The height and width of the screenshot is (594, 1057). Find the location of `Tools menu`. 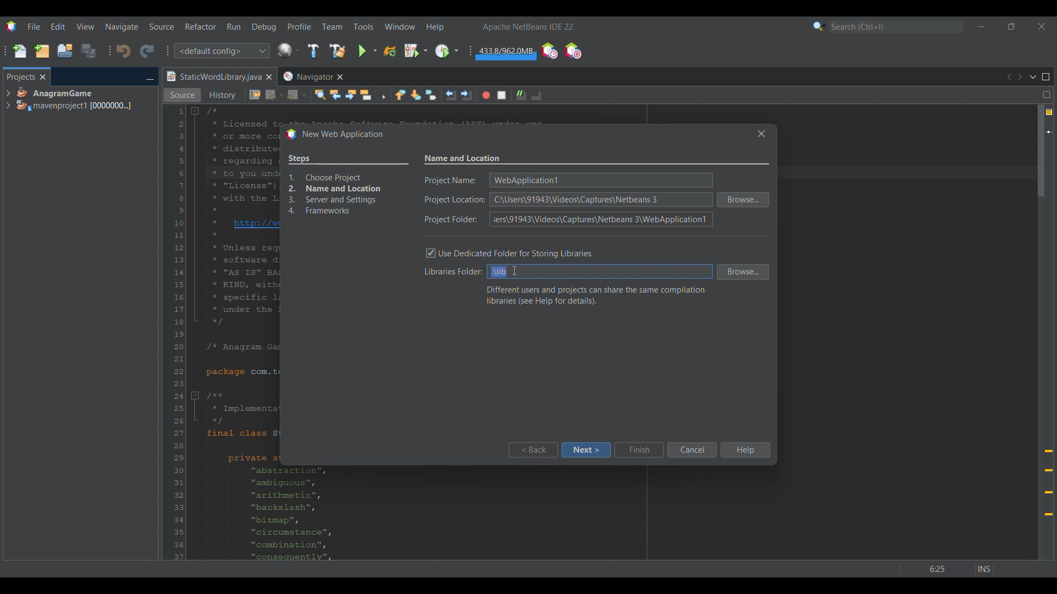

Tools menu is located at coordinates (363, 26).